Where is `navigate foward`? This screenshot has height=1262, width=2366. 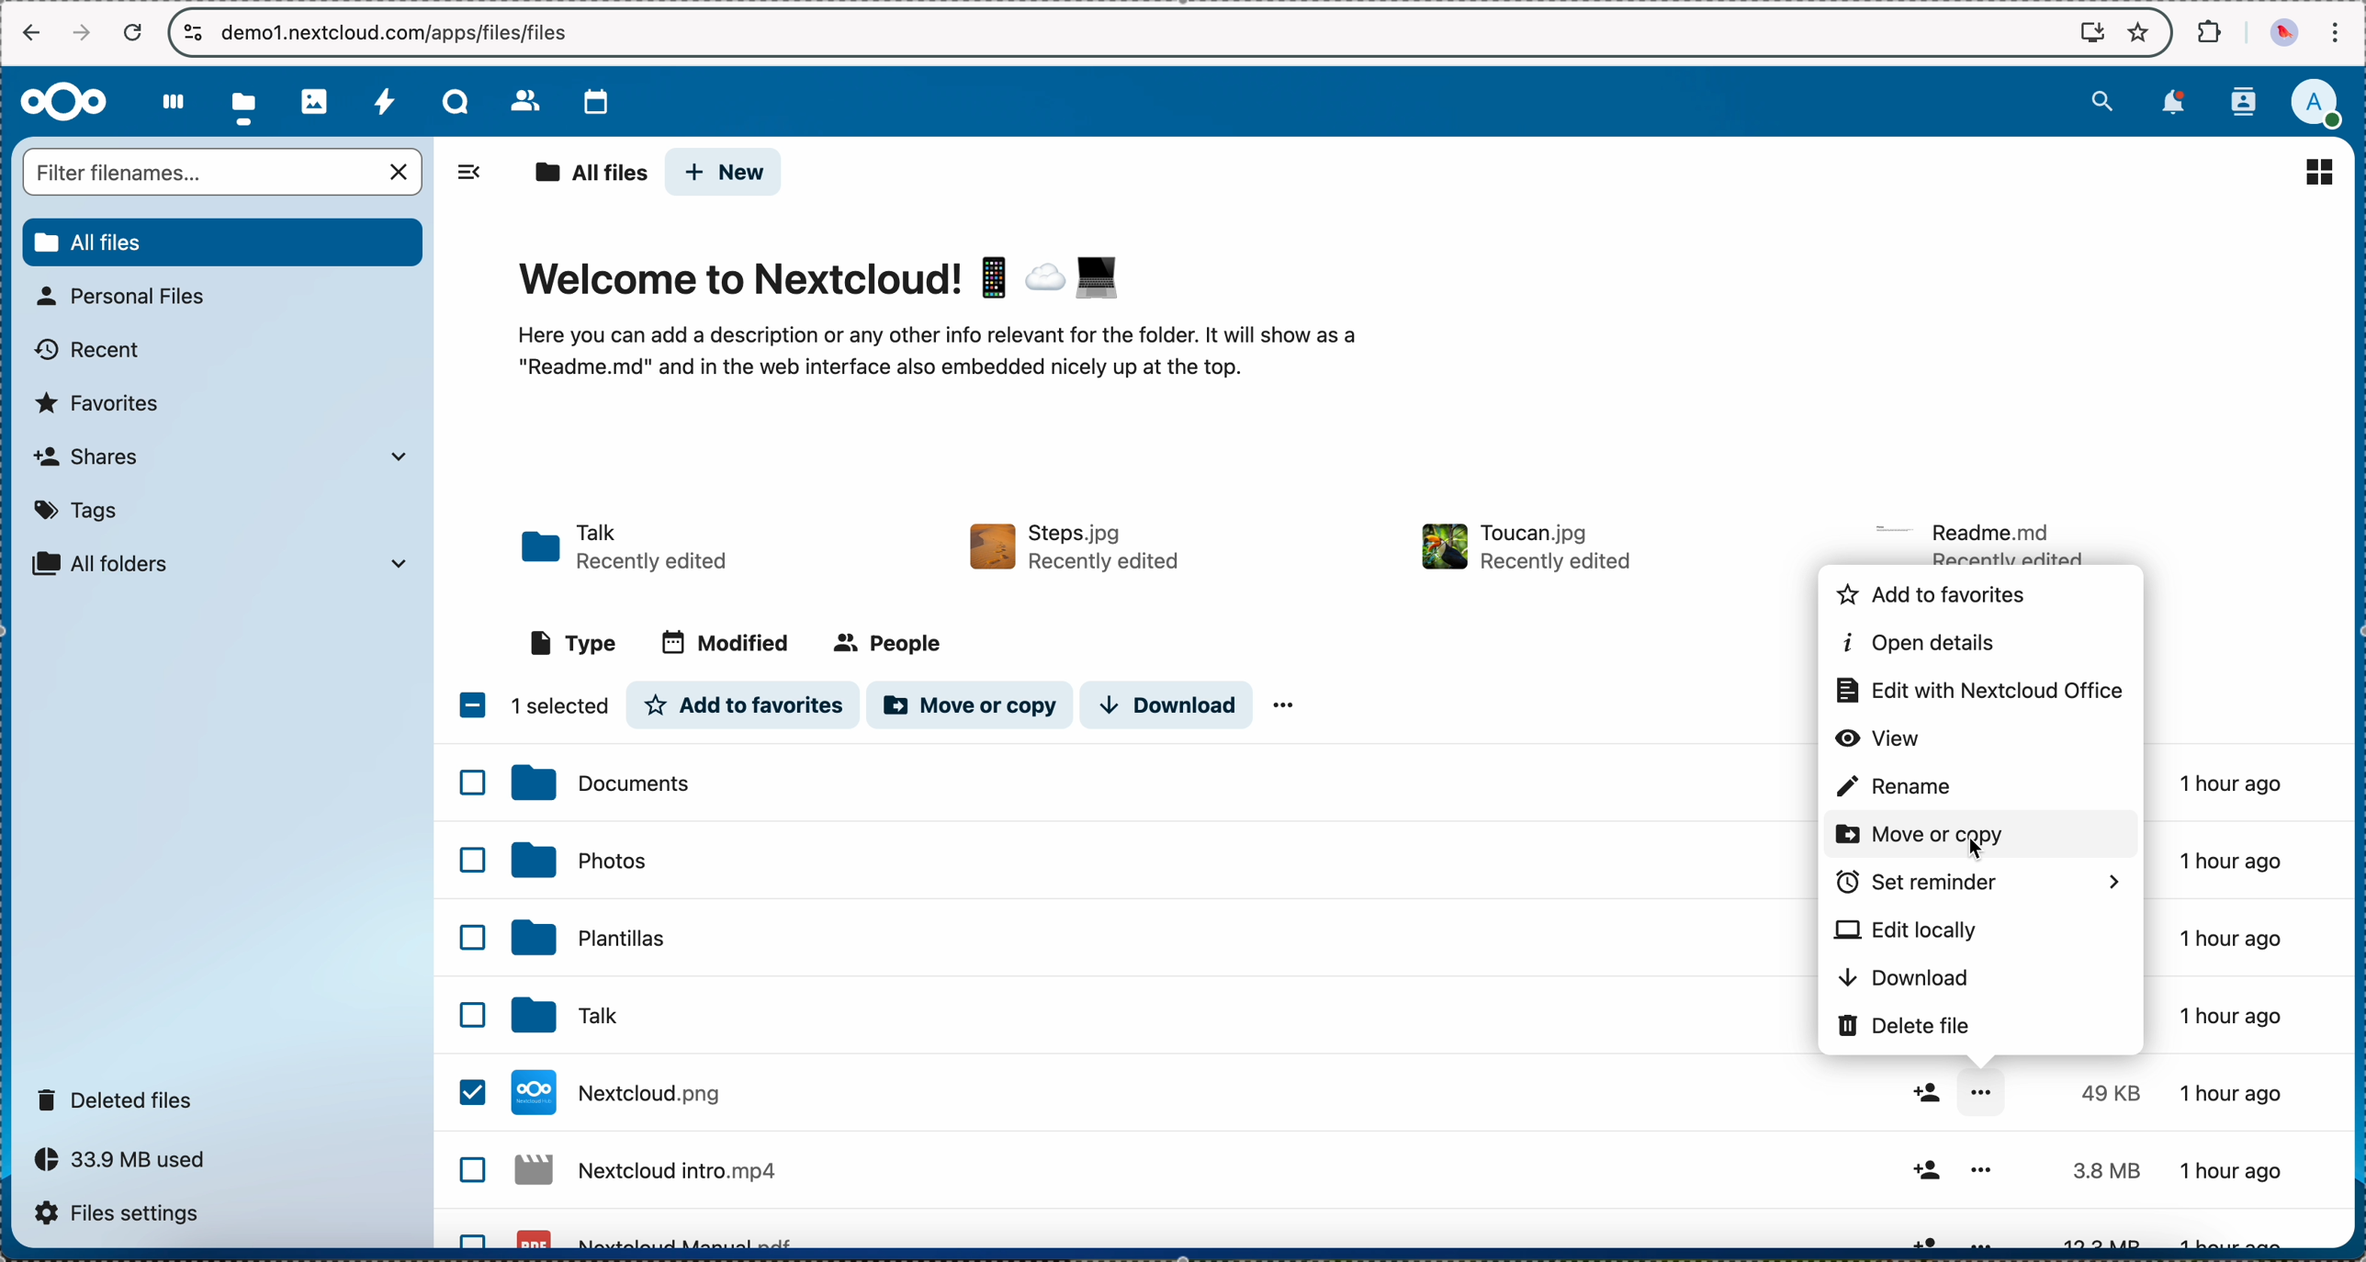
navigate foward is located at coordinates (77, 34).